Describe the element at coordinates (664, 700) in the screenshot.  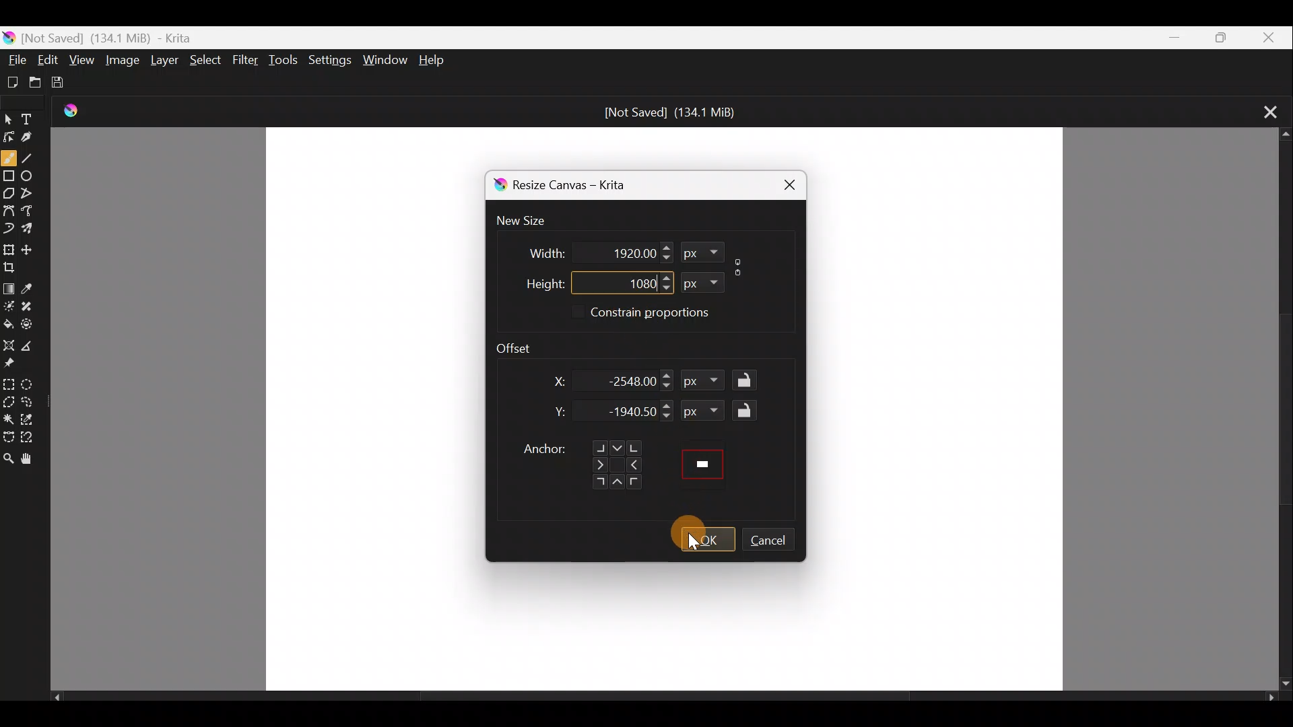
I see `Scroll bar` at that location.